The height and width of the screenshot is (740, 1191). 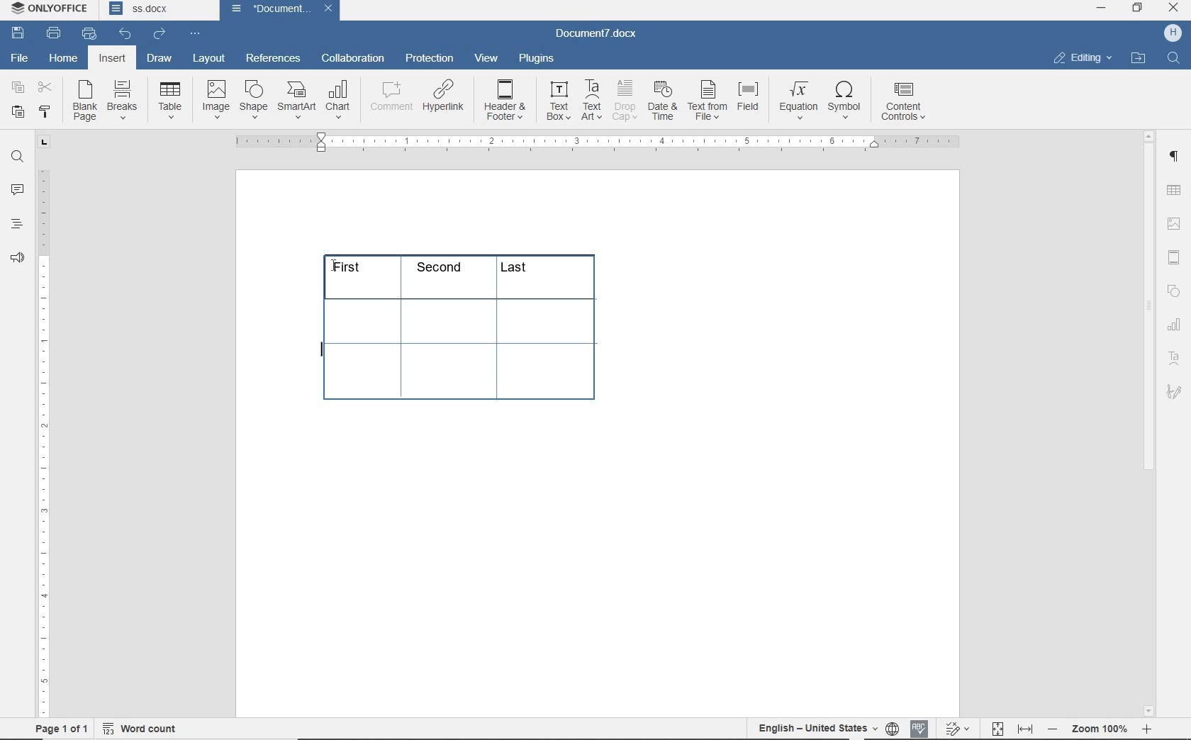 What do you see at coordinates (42, 142) in the screenshot?
I see `tab group` at bounding box center [42, 142].